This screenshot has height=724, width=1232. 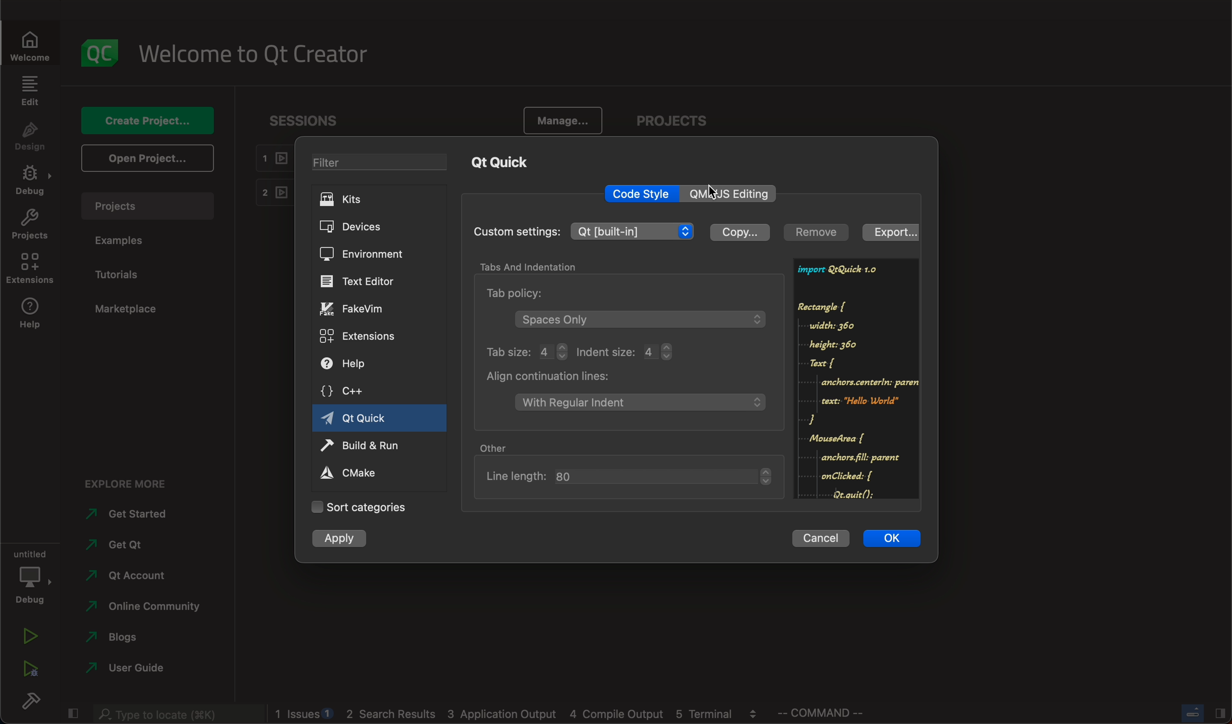 What do you see at coordinates (31, 698) in the screenshot?
I see `build` at bounding box center [31, 698].